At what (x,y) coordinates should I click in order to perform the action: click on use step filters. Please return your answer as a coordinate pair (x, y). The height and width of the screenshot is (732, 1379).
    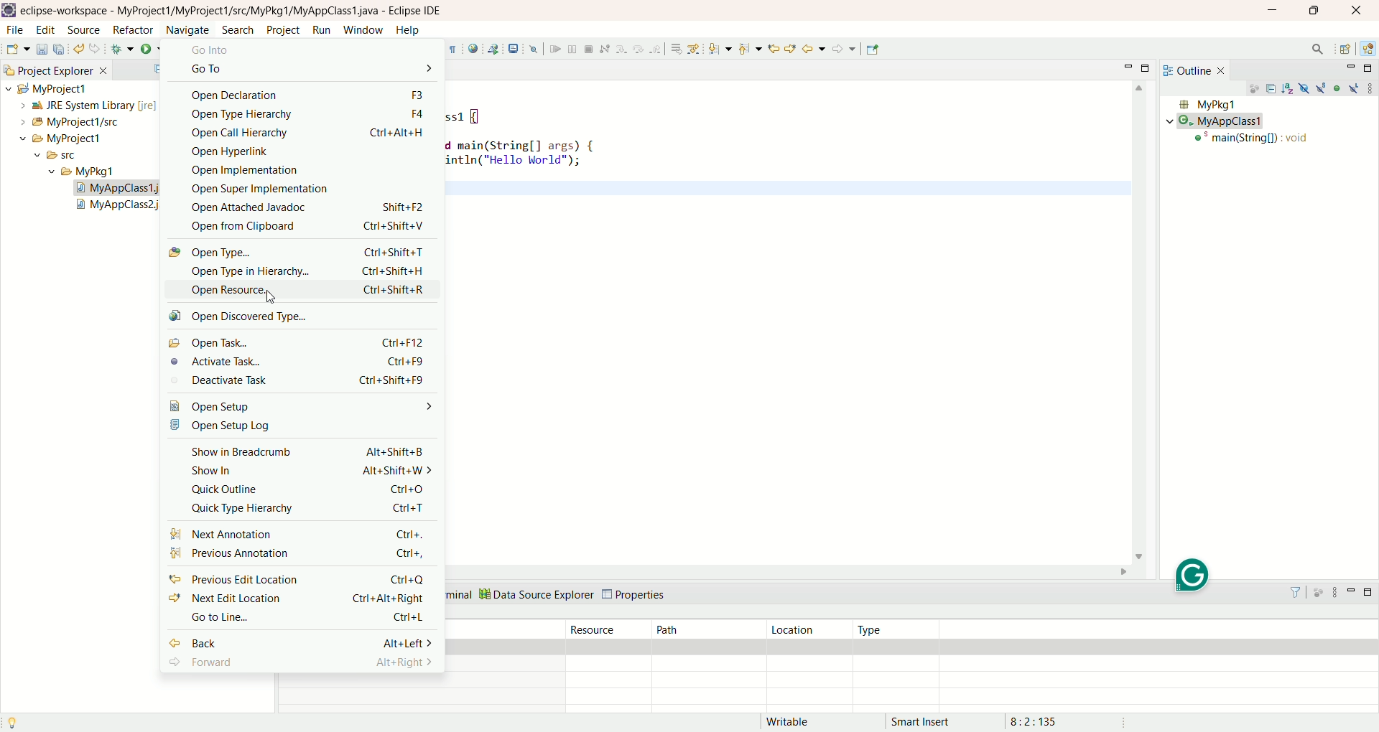
    Looking at the image, I should click on (693, 49).